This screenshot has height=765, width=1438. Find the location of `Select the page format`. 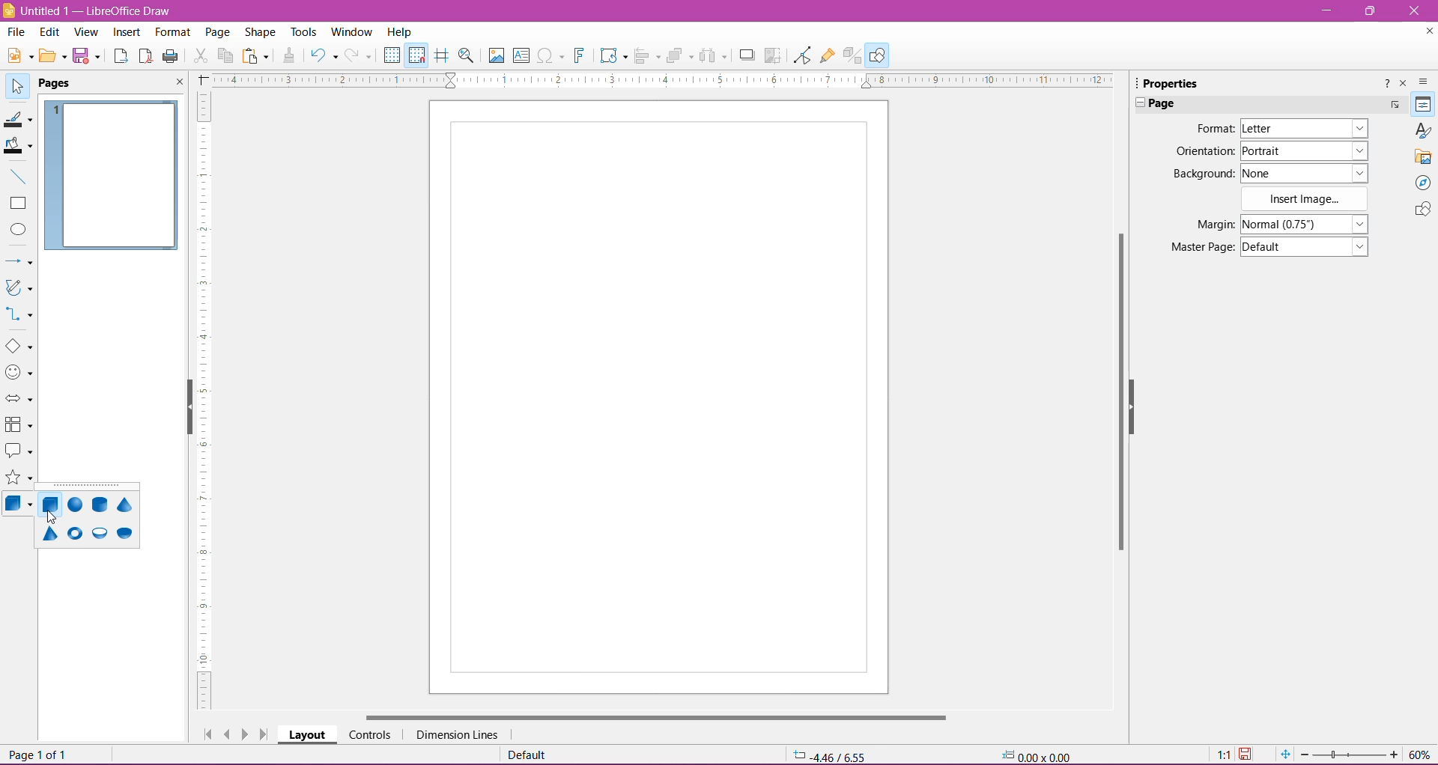

Select the page format is located at coordinates (1304, 130).